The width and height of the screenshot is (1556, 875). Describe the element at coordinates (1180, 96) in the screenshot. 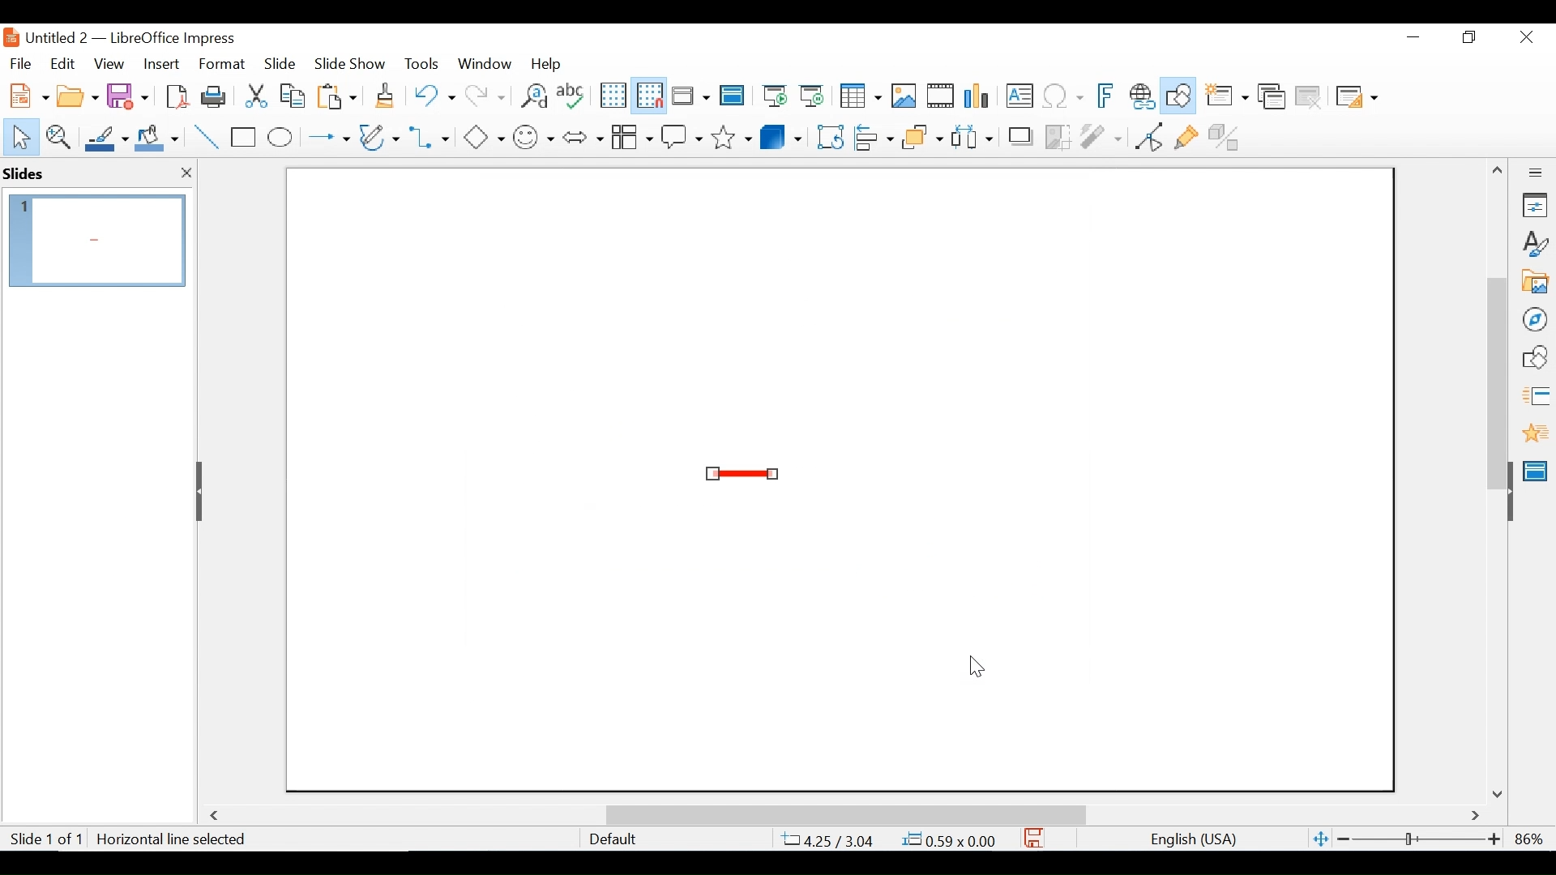

I see `Show Draw Functions` at that location.